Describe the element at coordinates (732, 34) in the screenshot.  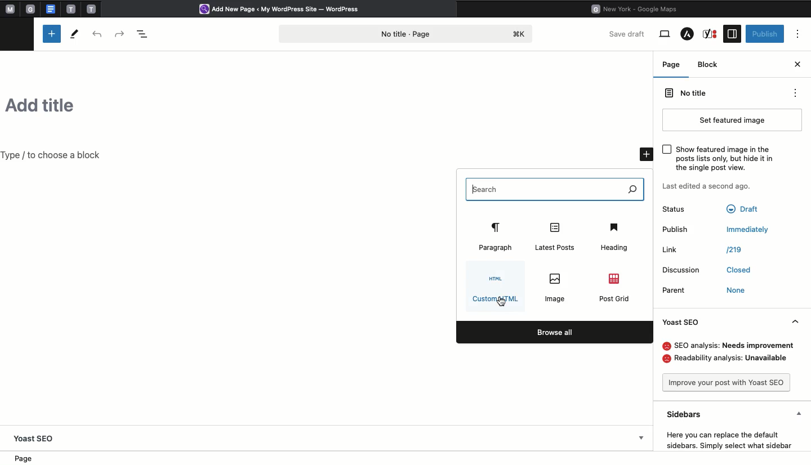
I see `Sidebar` at that location.